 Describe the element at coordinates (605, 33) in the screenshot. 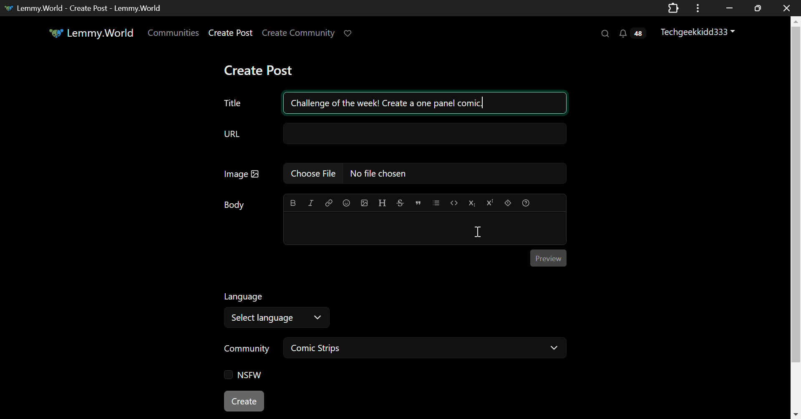

I see `Search ` at that location.